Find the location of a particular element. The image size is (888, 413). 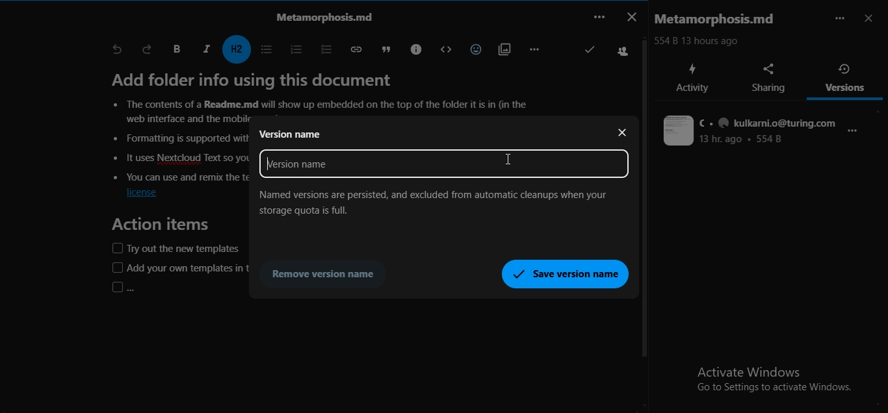

554 B 13 hours ago  is located at coordinates (699, 41).